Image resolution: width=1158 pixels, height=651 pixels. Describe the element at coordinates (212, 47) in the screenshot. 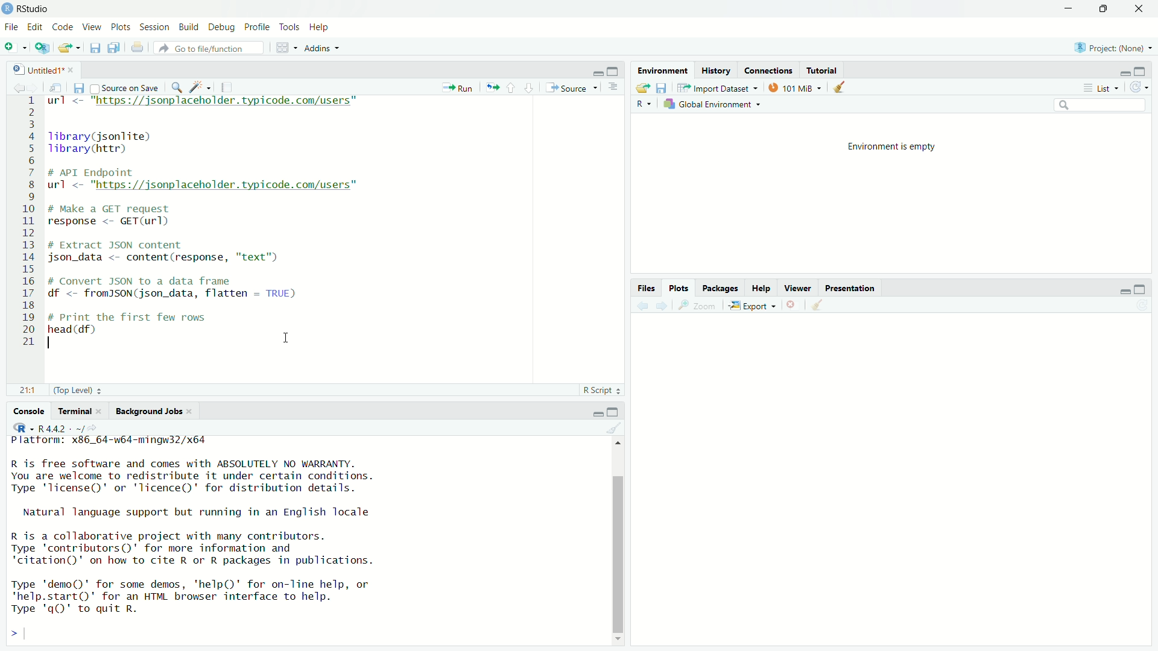

I see `Go to file/function` at that location.